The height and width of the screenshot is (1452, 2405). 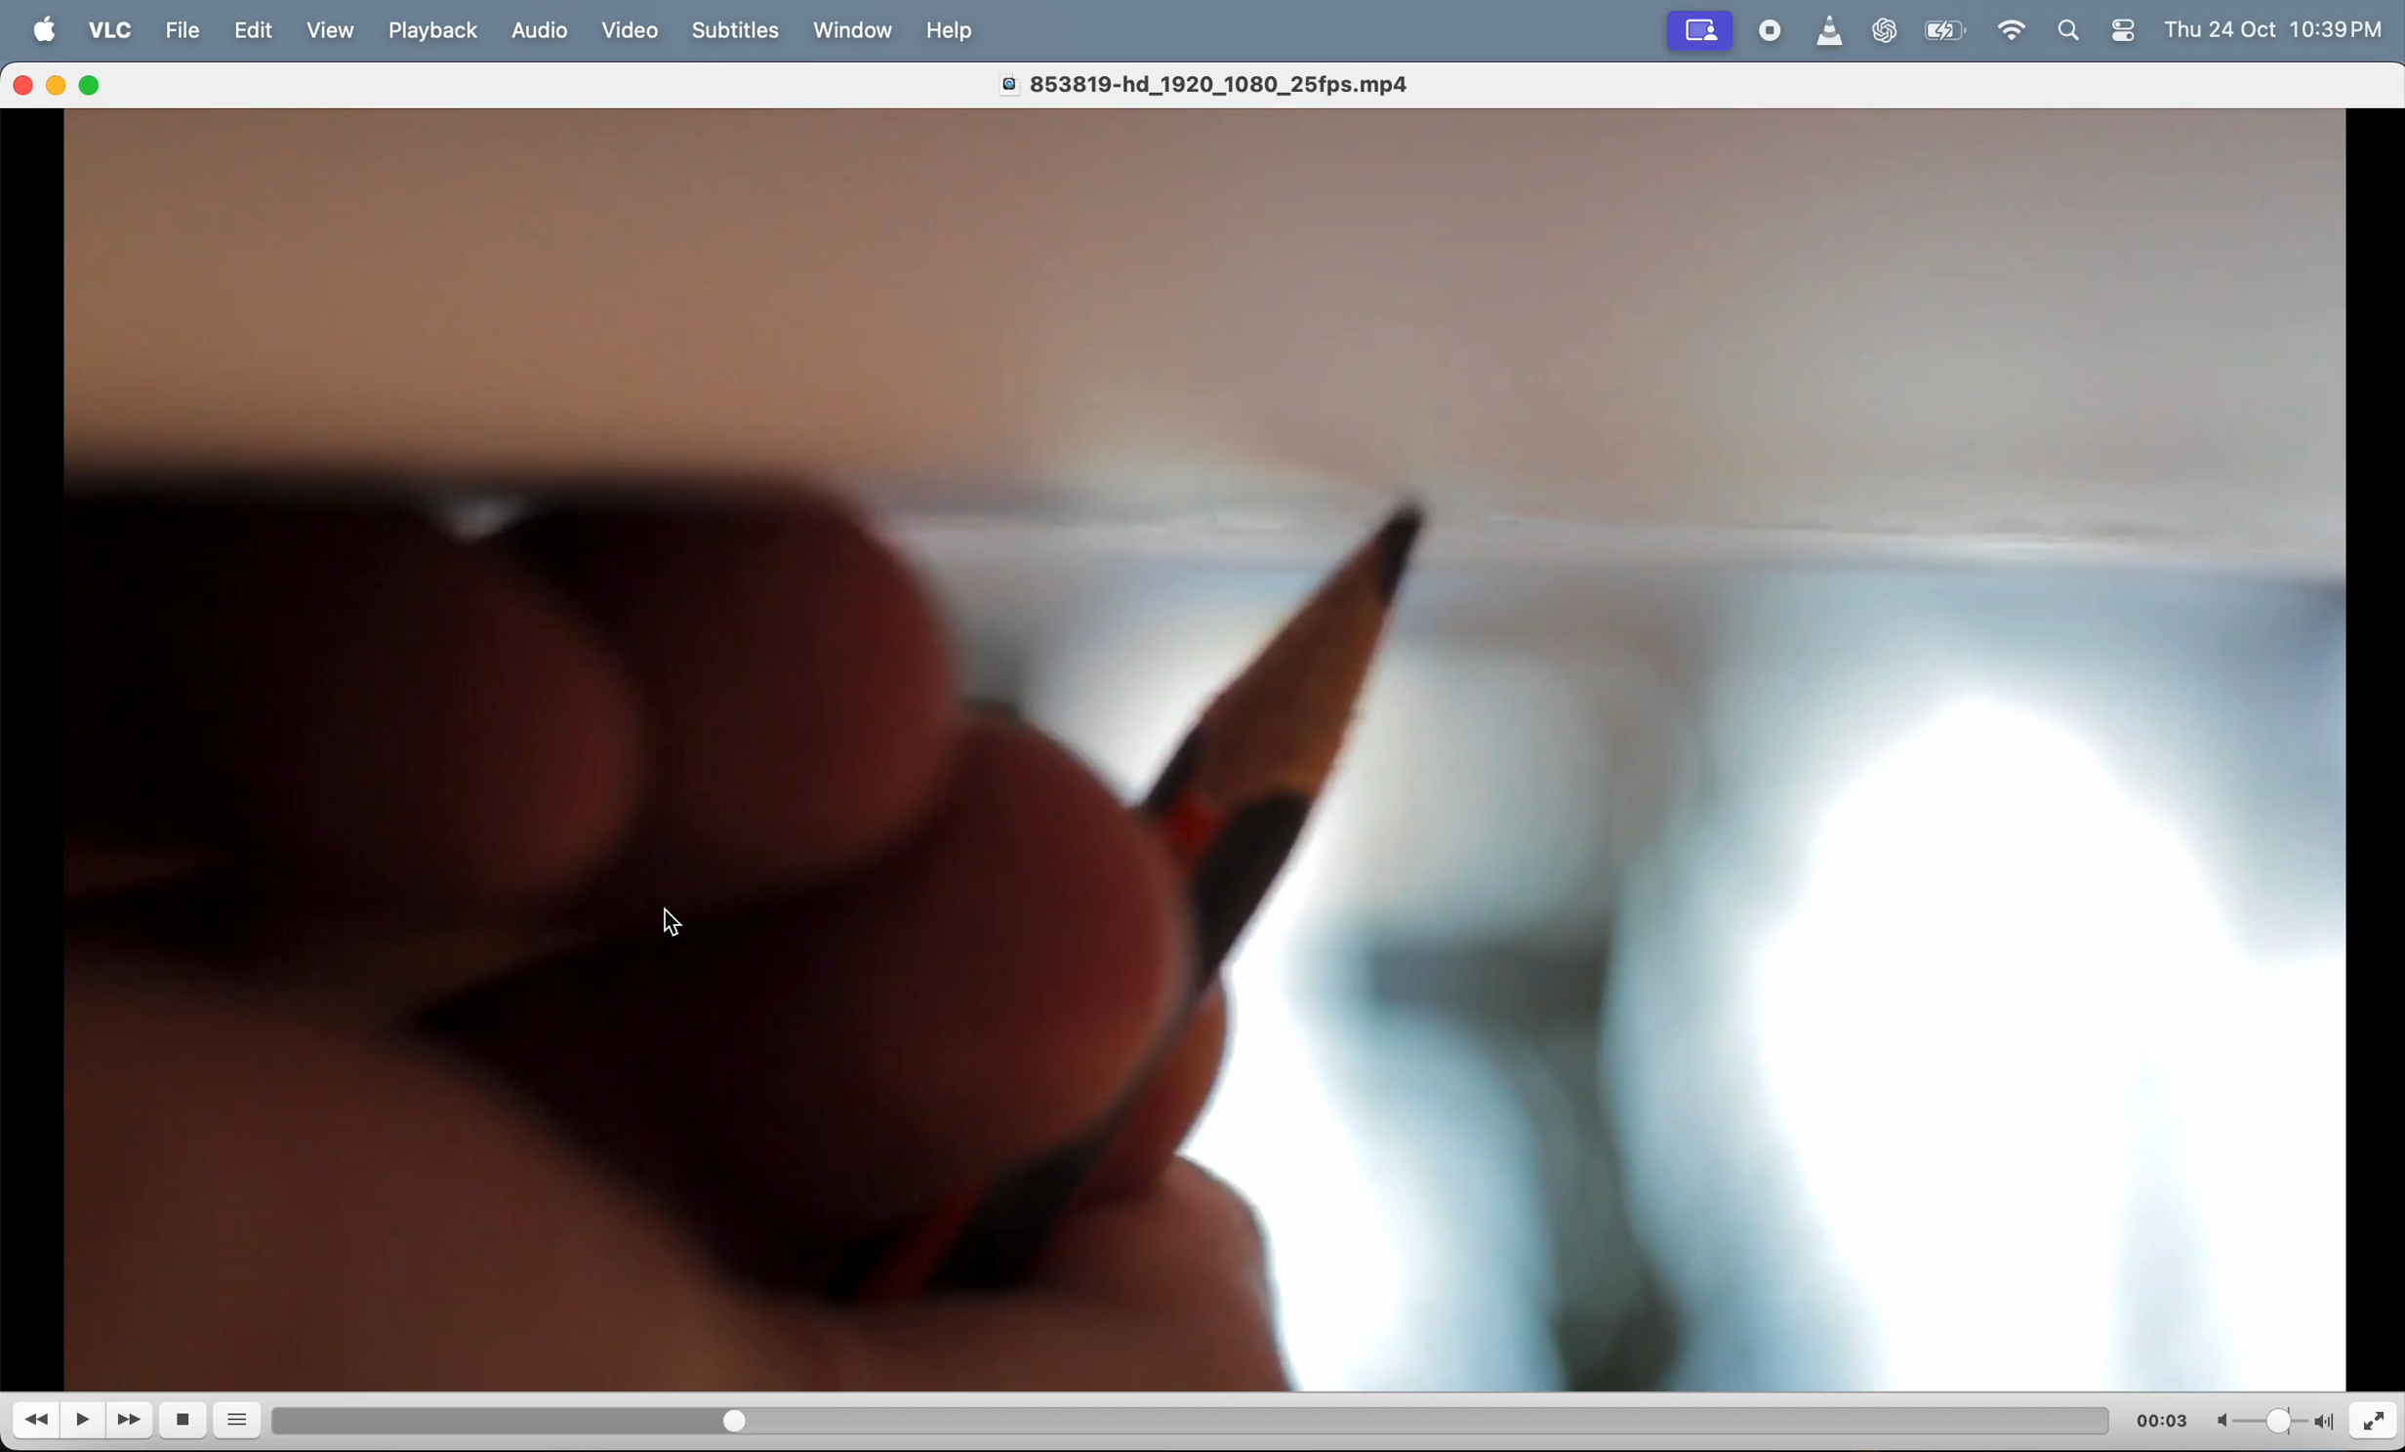 What do you see at coordinates (26, 85) in the screenshot?
I see `close` at bounding box center [26, 85].